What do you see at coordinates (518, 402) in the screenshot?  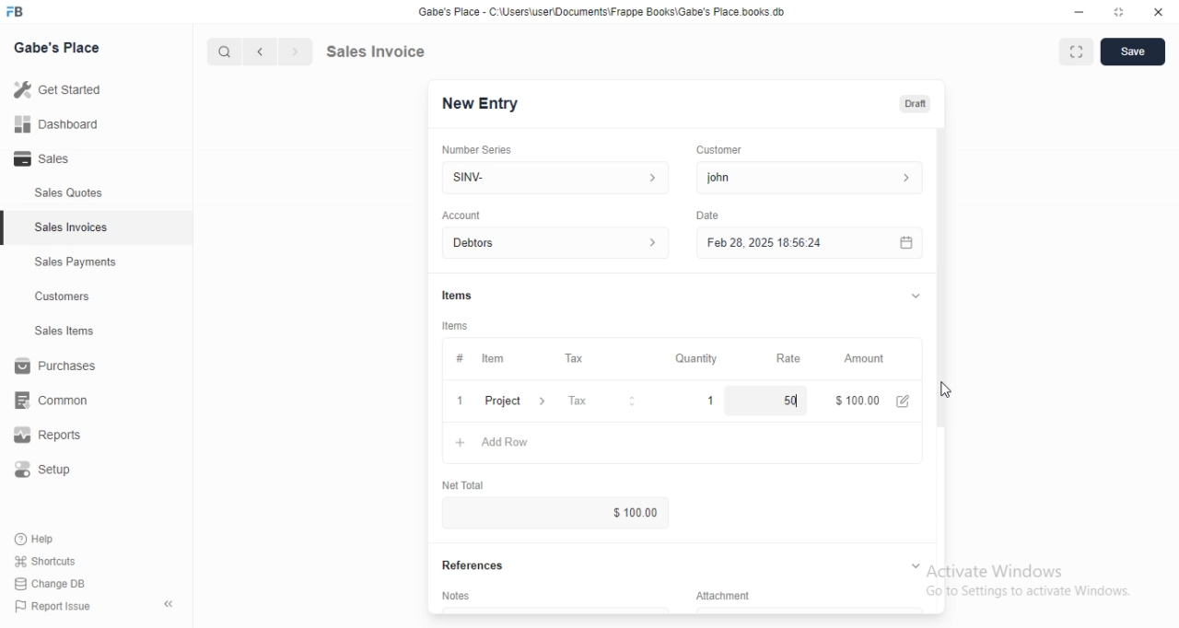 I see `Project` at bounding box center [518, 402].